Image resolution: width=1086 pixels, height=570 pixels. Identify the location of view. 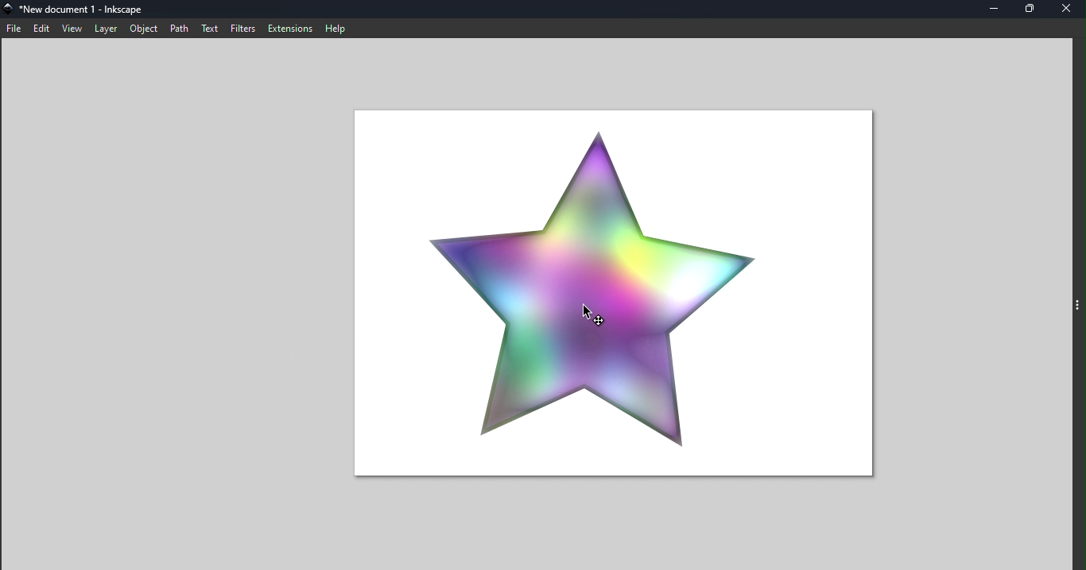
(71, 28).